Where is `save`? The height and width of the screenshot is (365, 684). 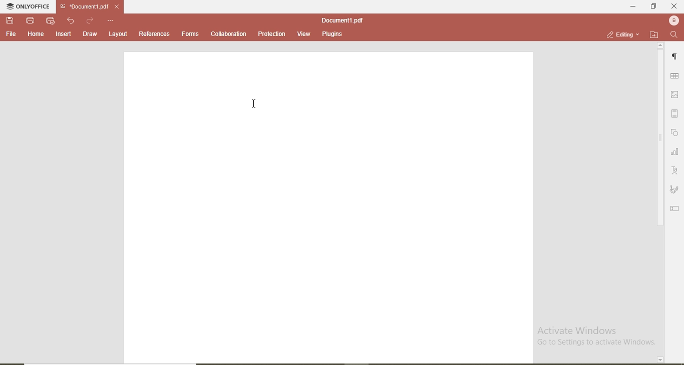
save is located at coordinates (9, 19).